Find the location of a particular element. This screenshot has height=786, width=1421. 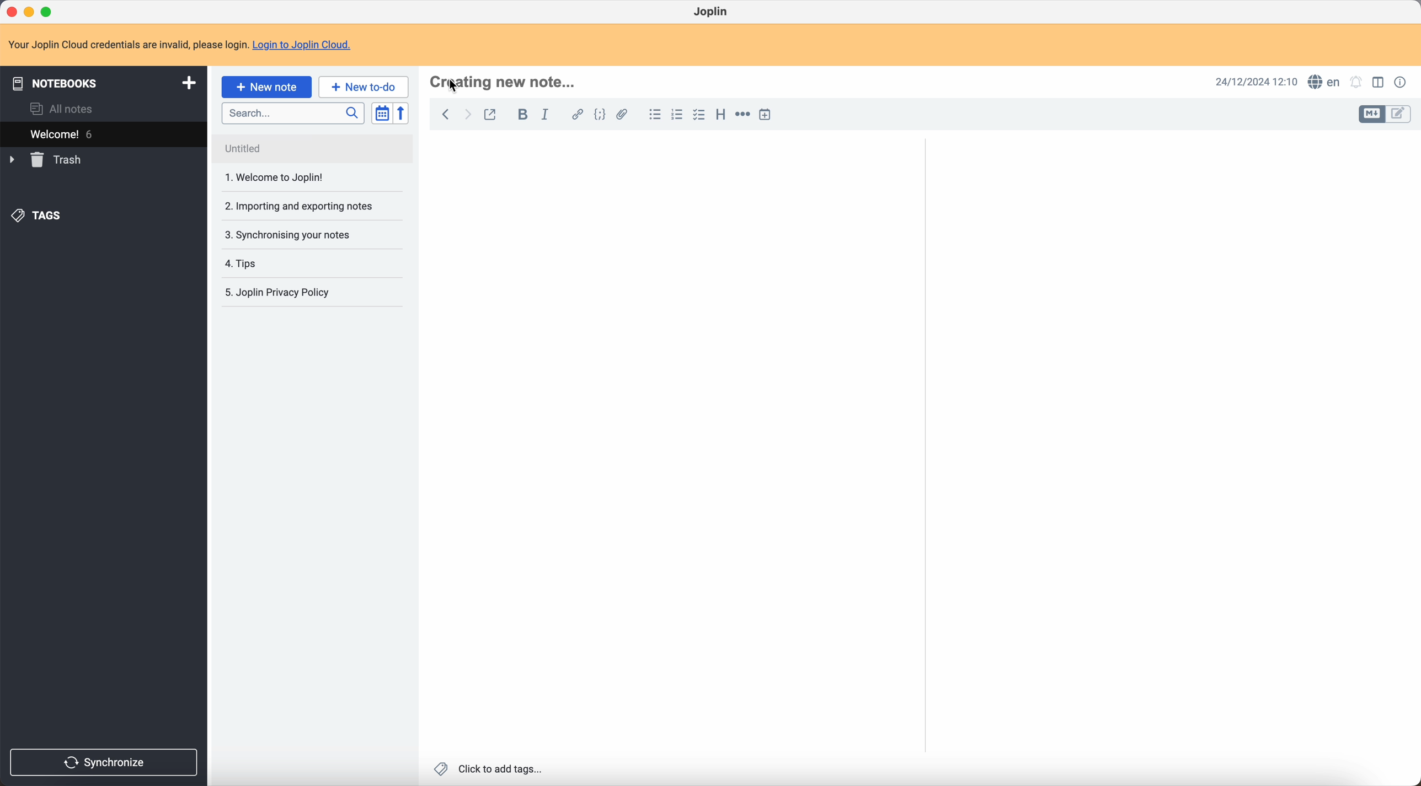

Untitled is located at coordinates (307, 147).